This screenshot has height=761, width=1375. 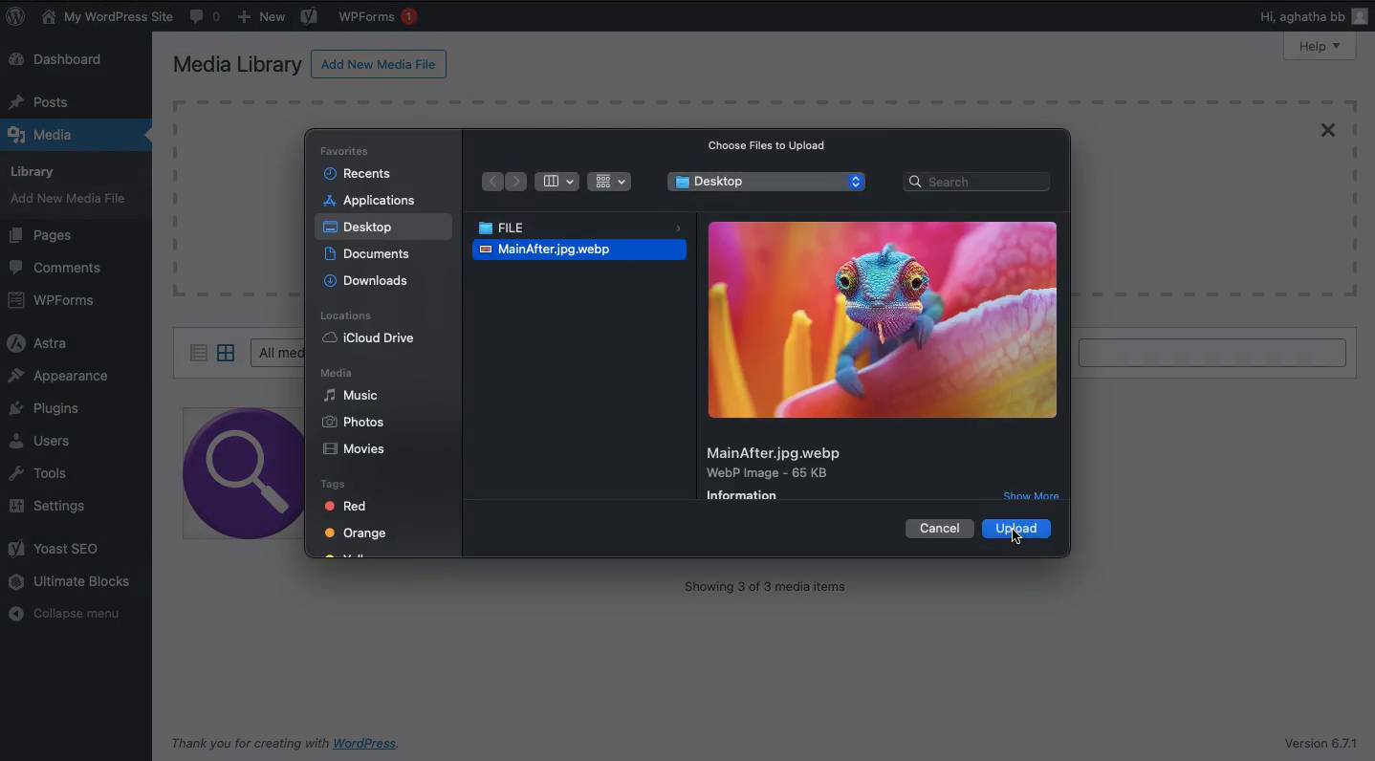 I want to click on Hi users, so click(x=1316, y=17).